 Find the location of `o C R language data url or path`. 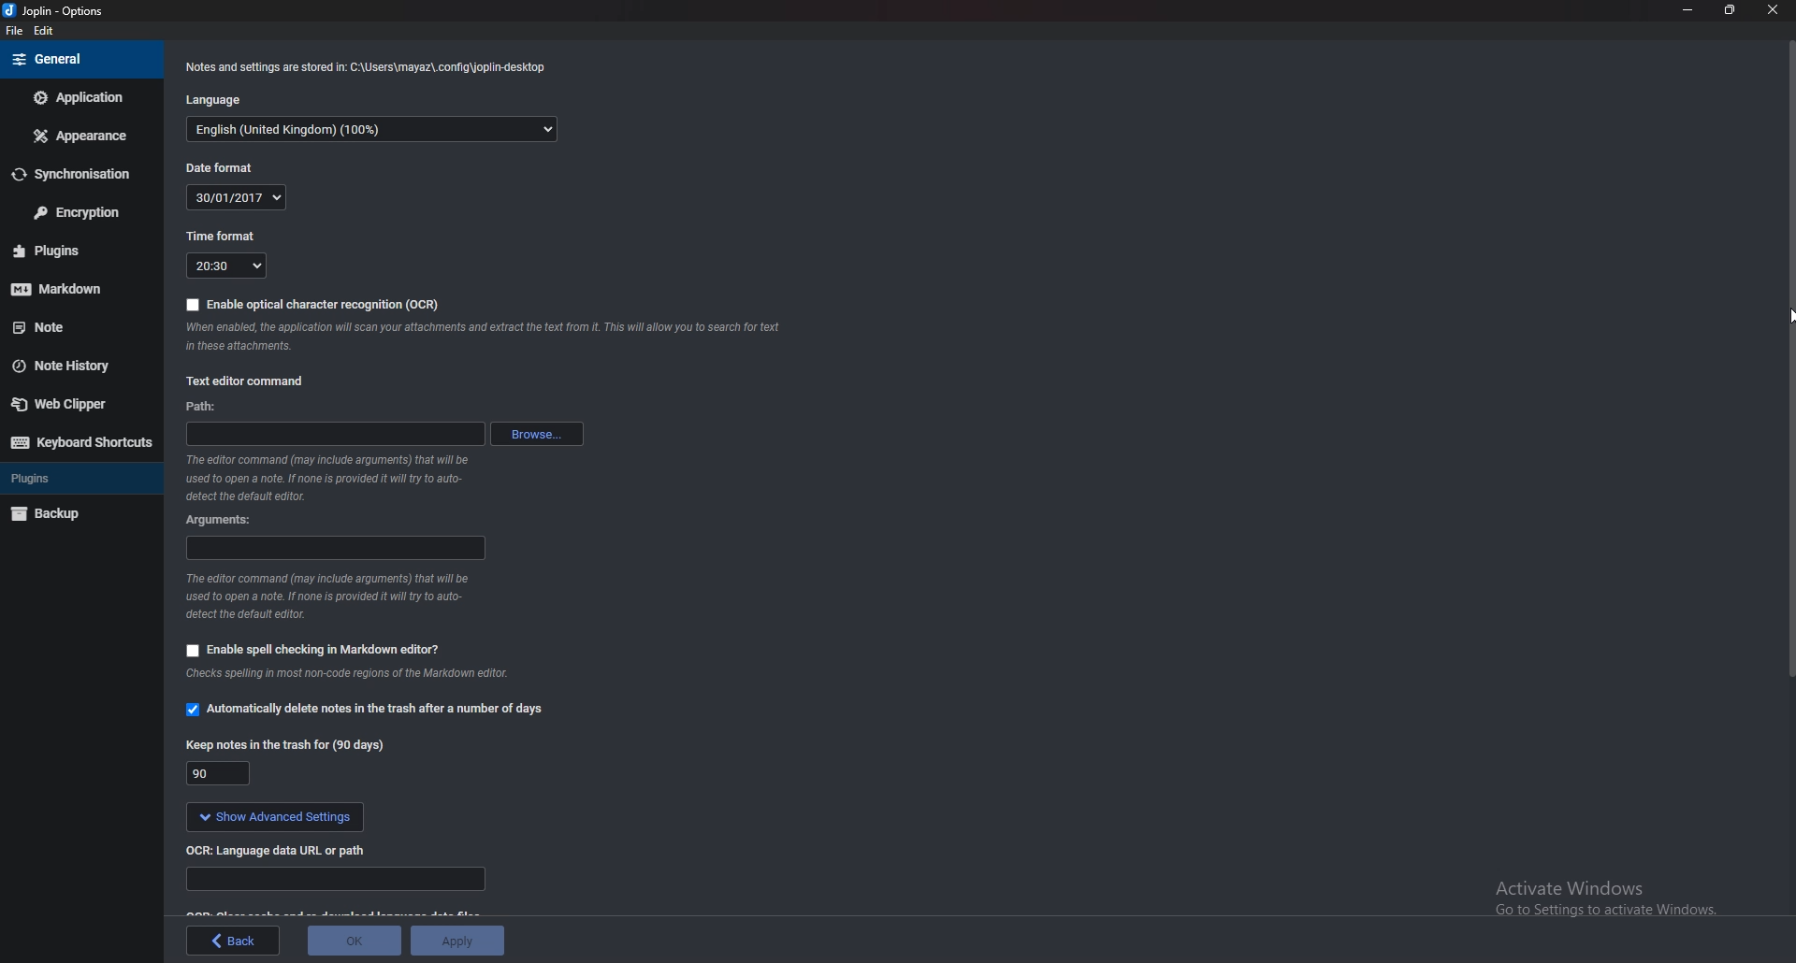

o C R language data url or path is located at coordinates (282, 850).